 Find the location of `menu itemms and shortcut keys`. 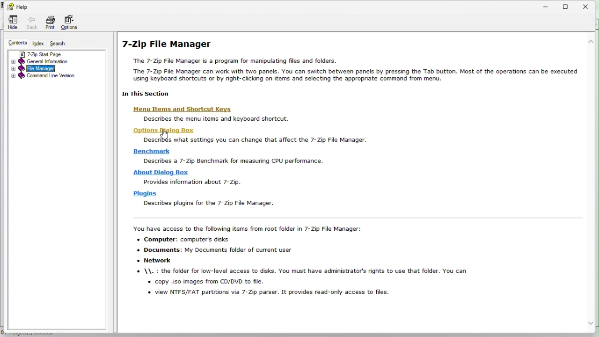

menu itemms and shortcut keys is located at coordinates (190, 110).